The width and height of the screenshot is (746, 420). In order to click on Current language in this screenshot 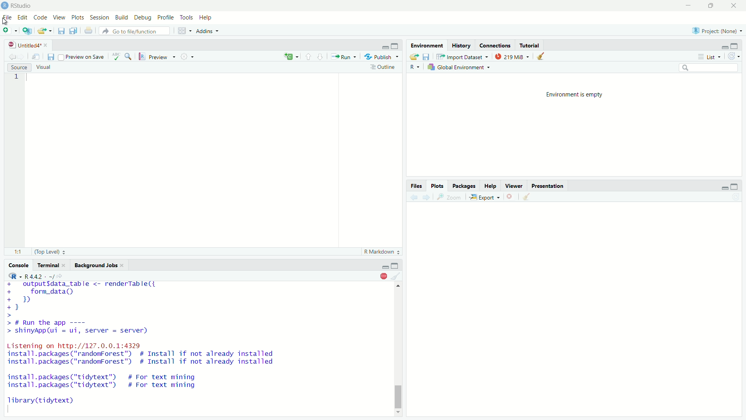, I will do `click(292, 56)`.